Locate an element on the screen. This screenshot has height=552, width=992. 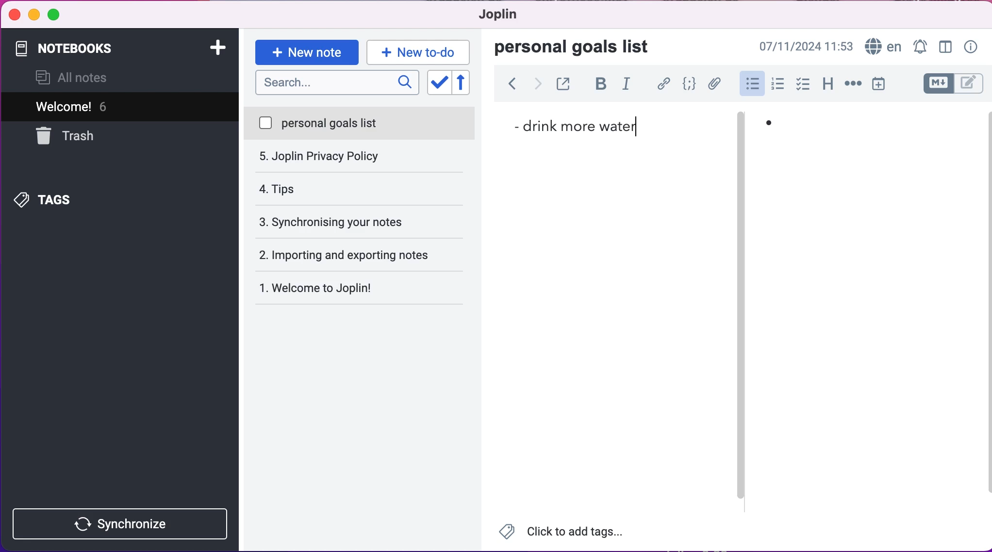
toggle editors is located at coordinates (944, 84).